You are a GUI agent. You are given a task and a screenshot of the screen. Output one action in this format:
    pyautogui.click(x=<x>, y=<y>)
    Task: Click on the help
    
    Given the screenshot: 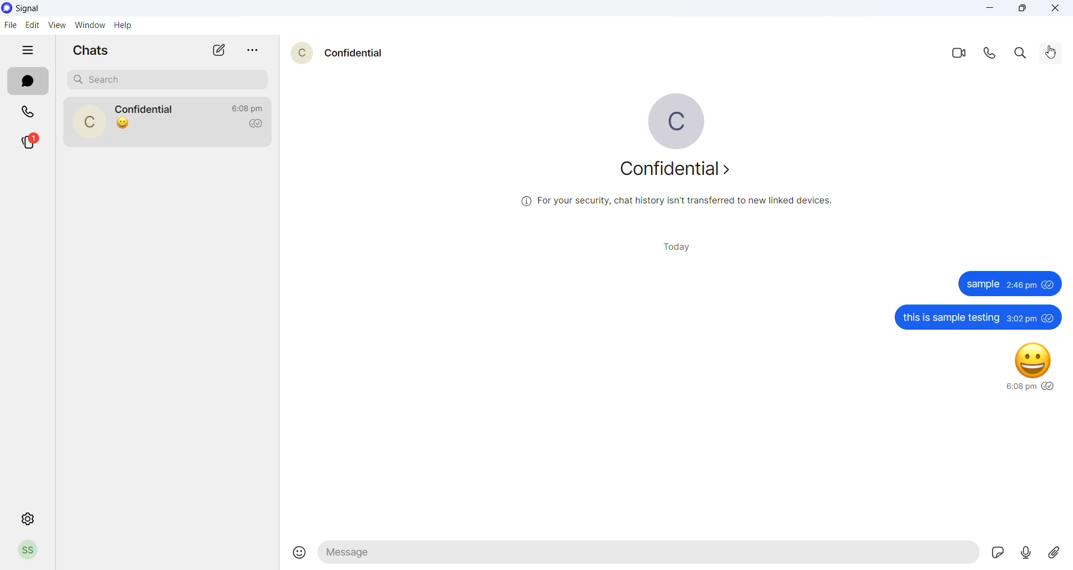 What is the action you would take?
    pyautogui.click(x=122, y=26)
    